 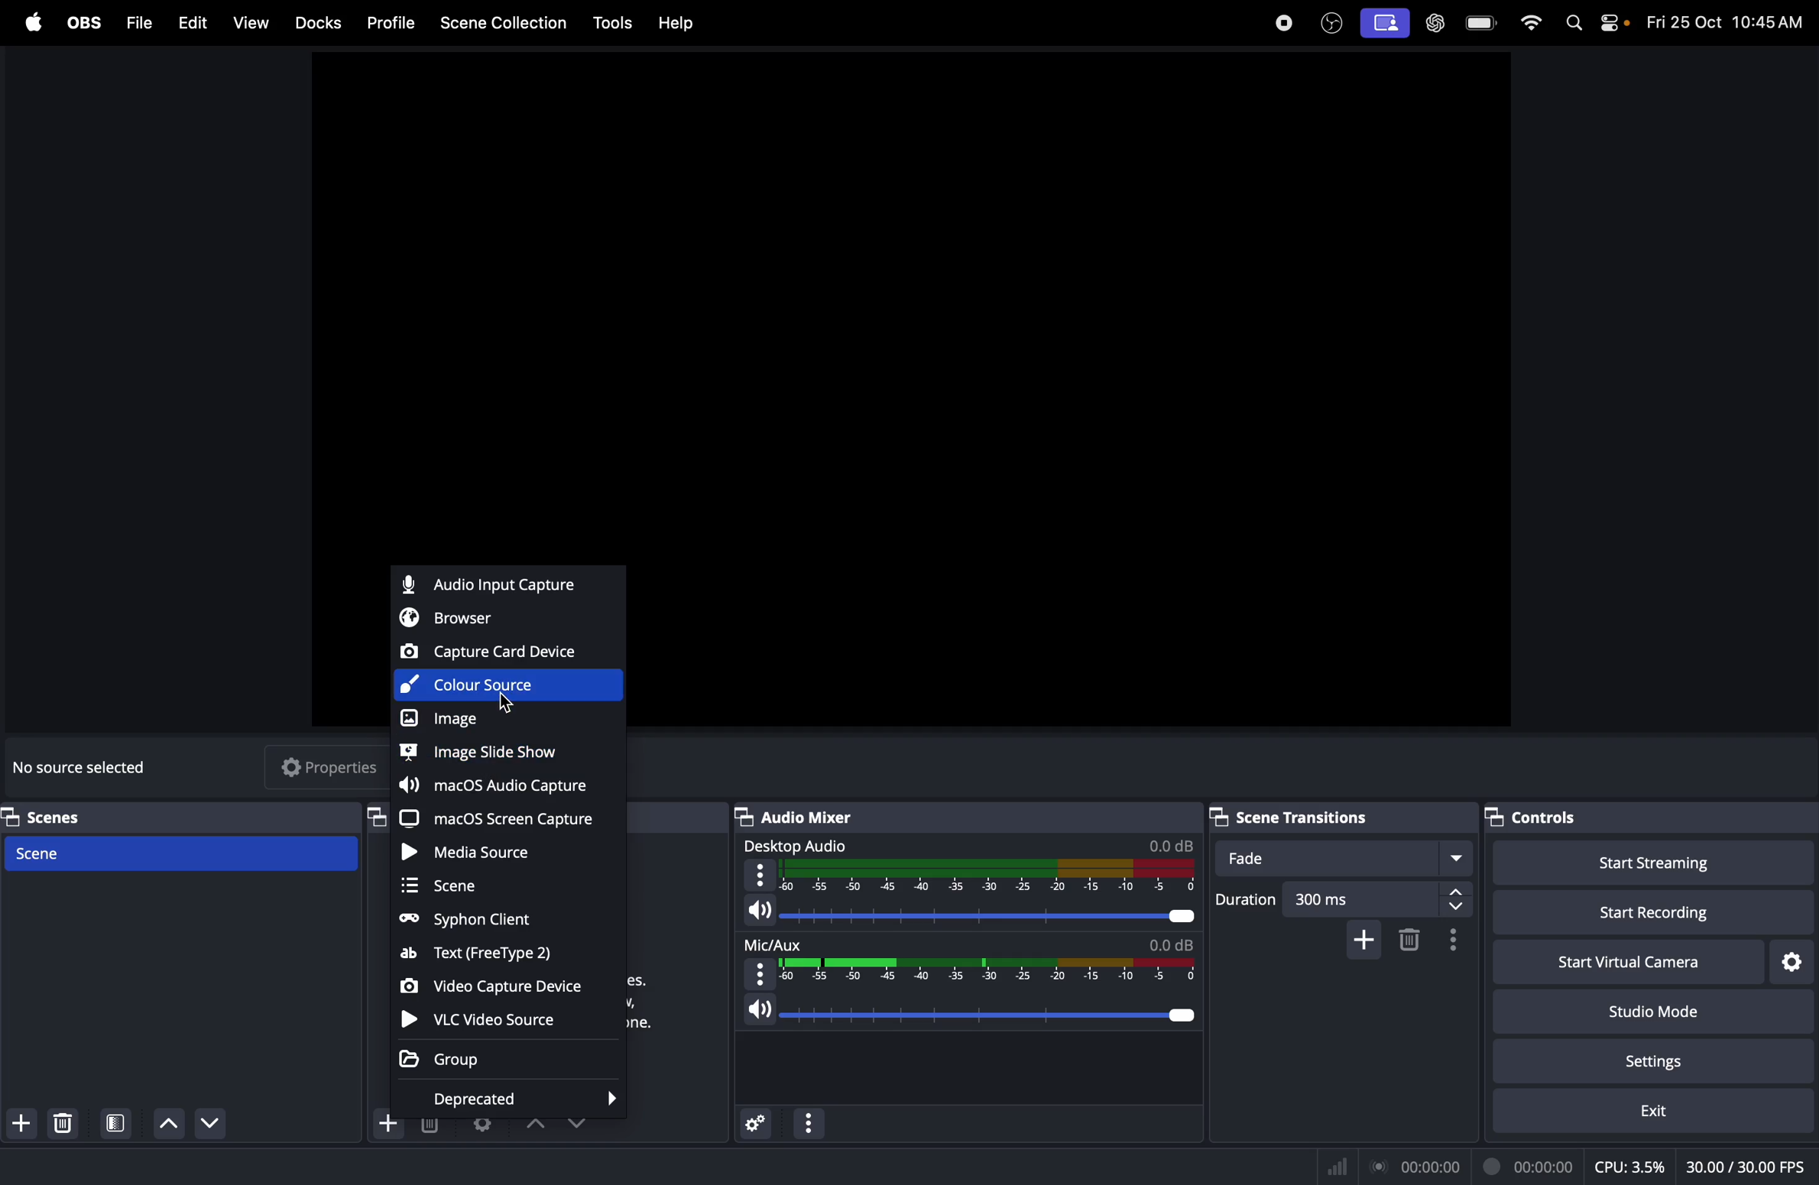 I want to click on advance audio properties, so click(x=757, y=1125).